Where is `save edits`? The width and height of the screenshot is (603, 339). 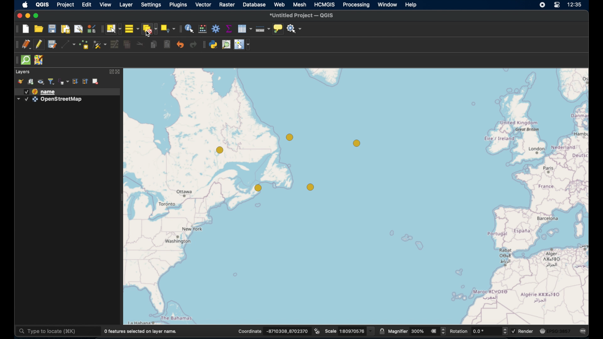 save edits is located at coordinates (52, 45).